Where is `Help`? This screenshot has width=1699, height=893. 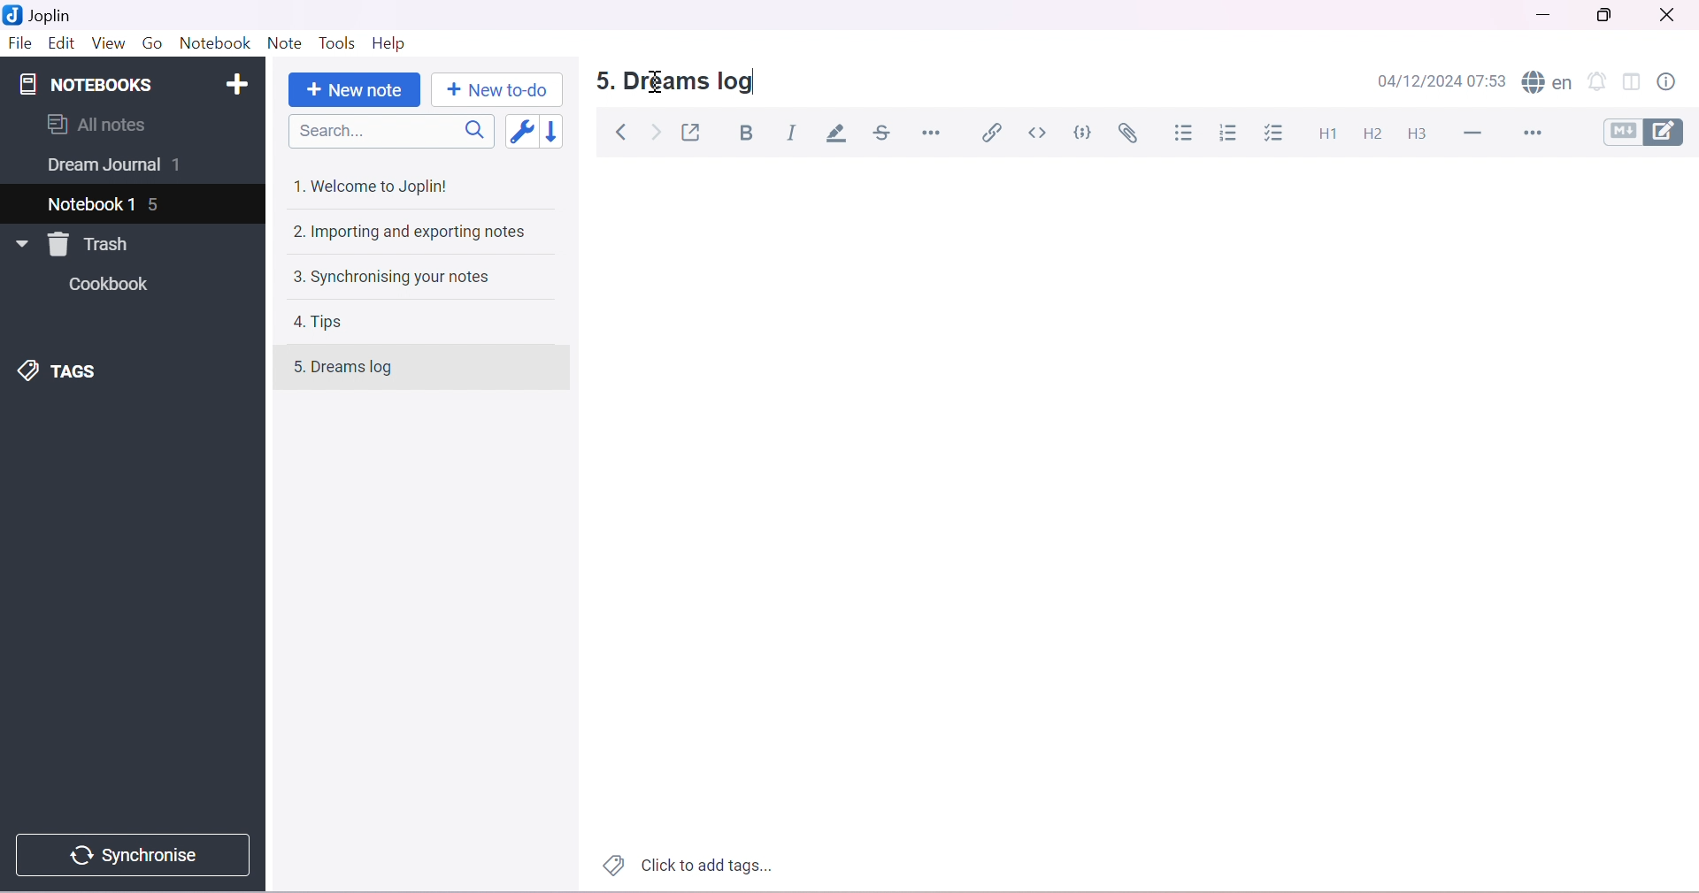 Help is located at coordinates (388, 42).